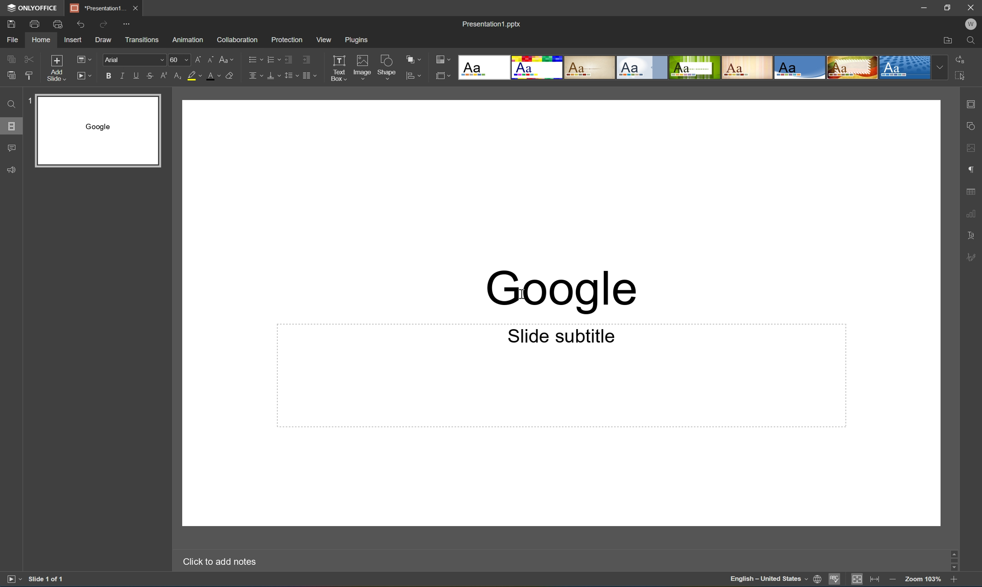 The width and height of the screenshot is (982, 587). What do you see at coordinates (190, 40) in the screenshot?
I see `Animation` at bounding box center [190, 40].